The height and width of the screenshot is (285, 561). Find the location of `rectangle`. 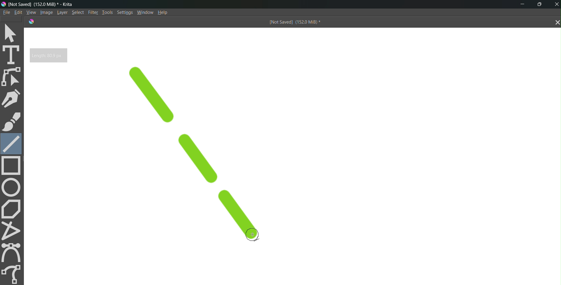

rectangle is located at coordinates (13, 166).